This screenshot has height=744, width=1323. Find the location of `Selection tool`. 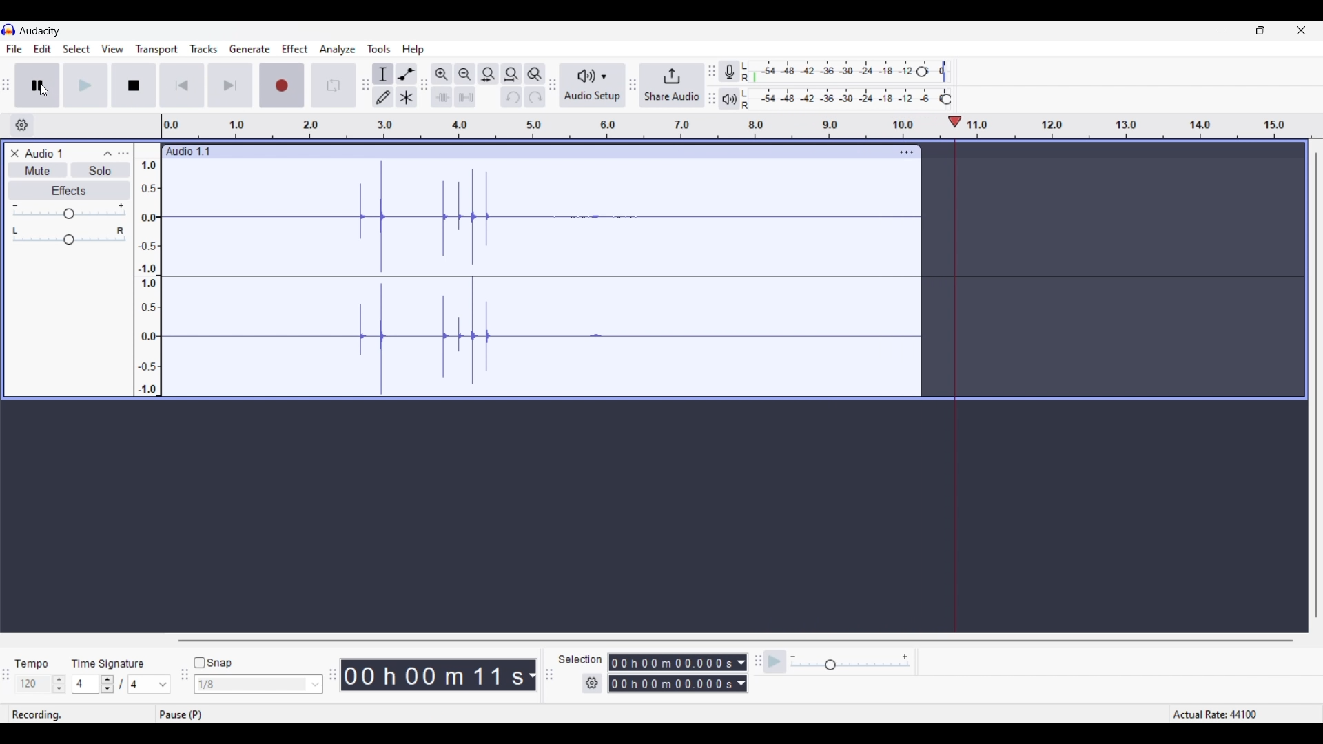

Selection tool is located at coordinates (383, 74).